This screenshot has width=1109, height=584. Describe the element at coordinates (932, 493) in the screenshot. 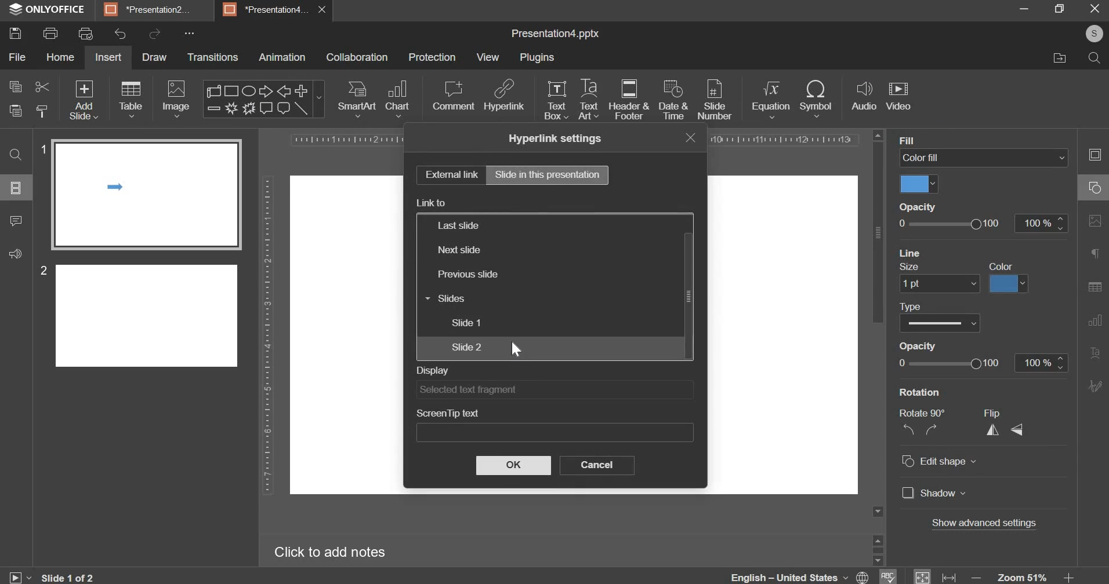

I see `] Shadow` at that location.